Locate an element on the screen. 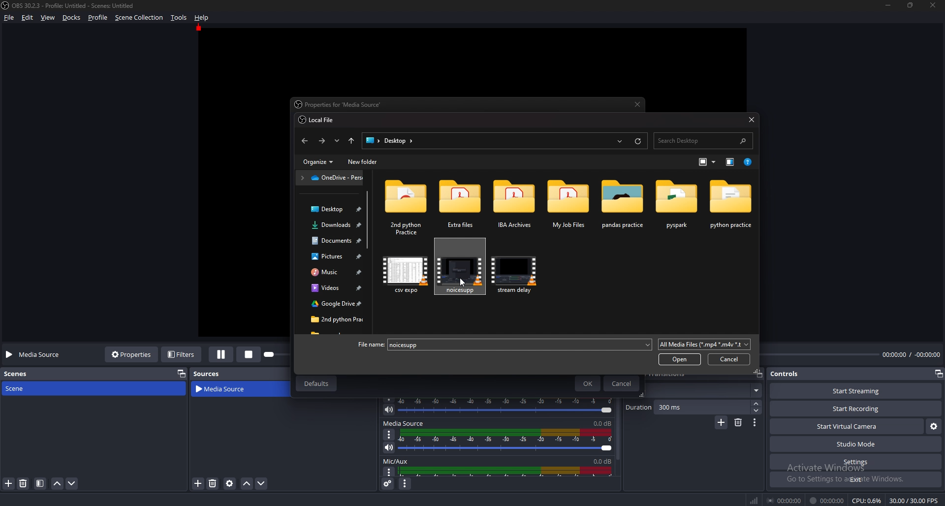  folder is located at coordinates (335, 273).